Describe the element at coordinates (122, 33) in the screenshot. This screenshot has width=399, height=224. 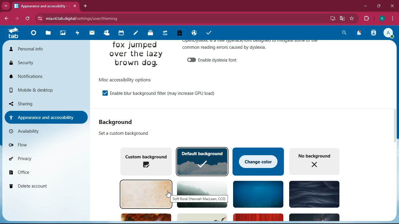
I see `calendar` at that location.